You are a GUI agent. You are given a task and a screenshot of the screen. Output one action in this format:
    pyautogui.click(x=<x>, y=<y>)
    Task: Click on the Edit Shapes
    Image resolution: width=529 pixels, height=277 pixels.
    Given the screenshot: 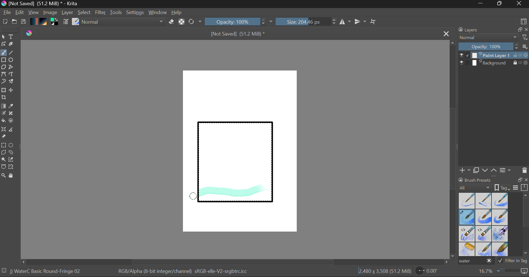 What is the action you would take?
    pyautogui.click(x=3, y=45)
    